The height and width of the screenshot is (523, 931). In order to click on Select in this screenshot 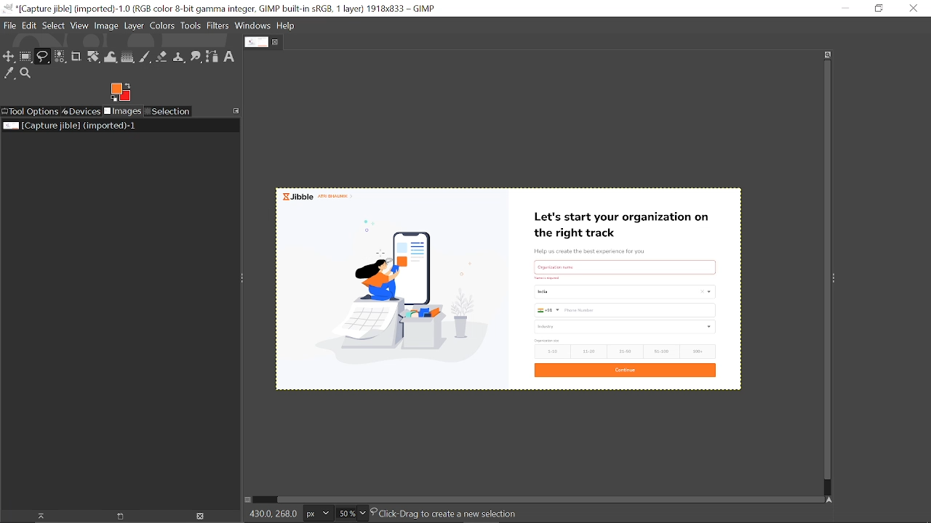, I will do `click(54, 25)`.